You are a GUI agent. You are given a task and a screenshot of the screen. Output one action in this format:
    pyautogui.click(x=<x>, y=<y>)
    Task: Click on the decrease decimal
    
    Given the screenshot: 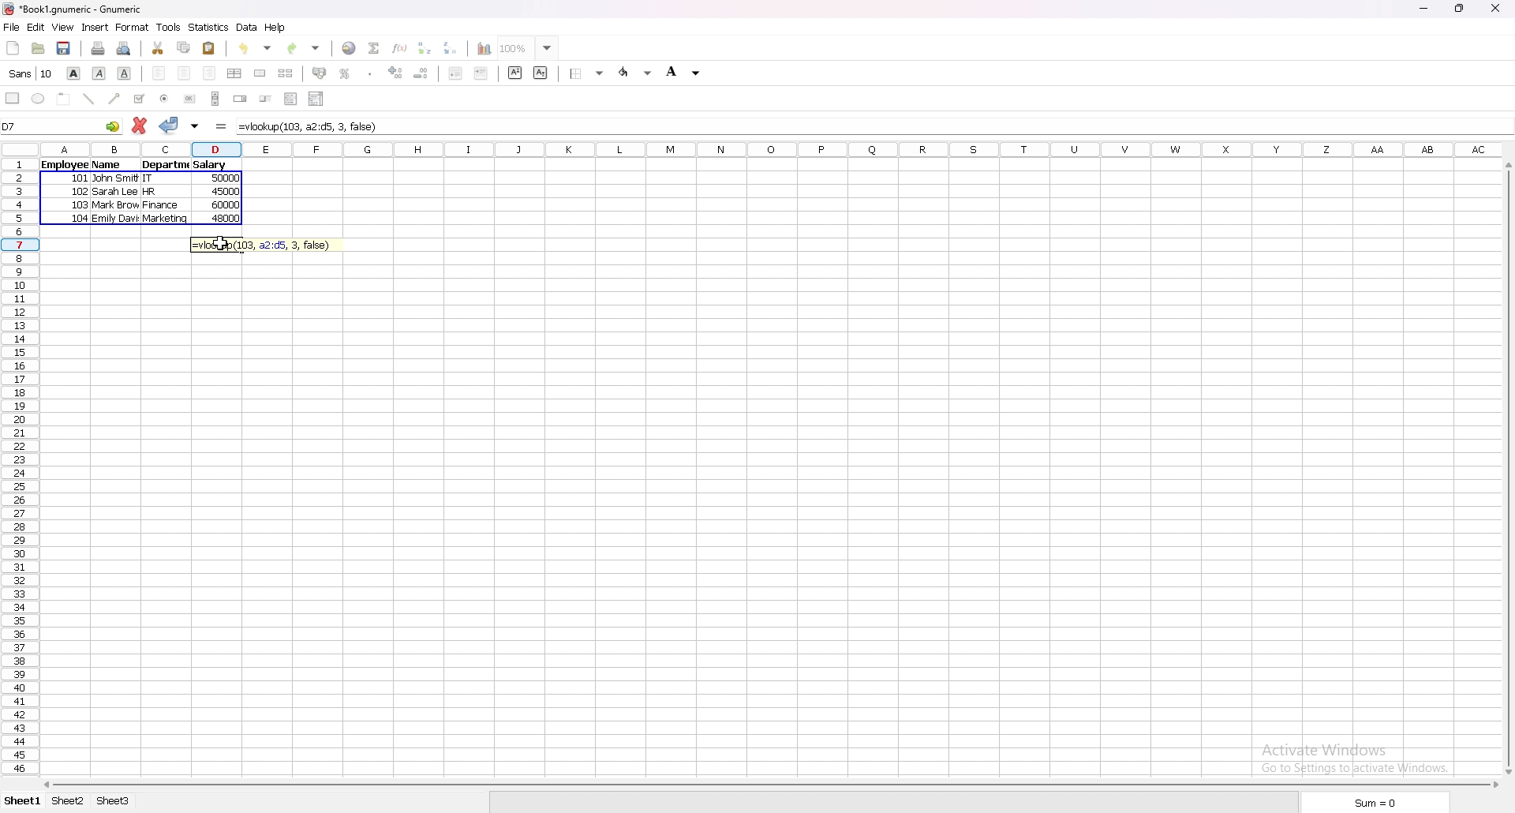 What is the action you would take?
    pyautogui.click(x=421, y=73)
    